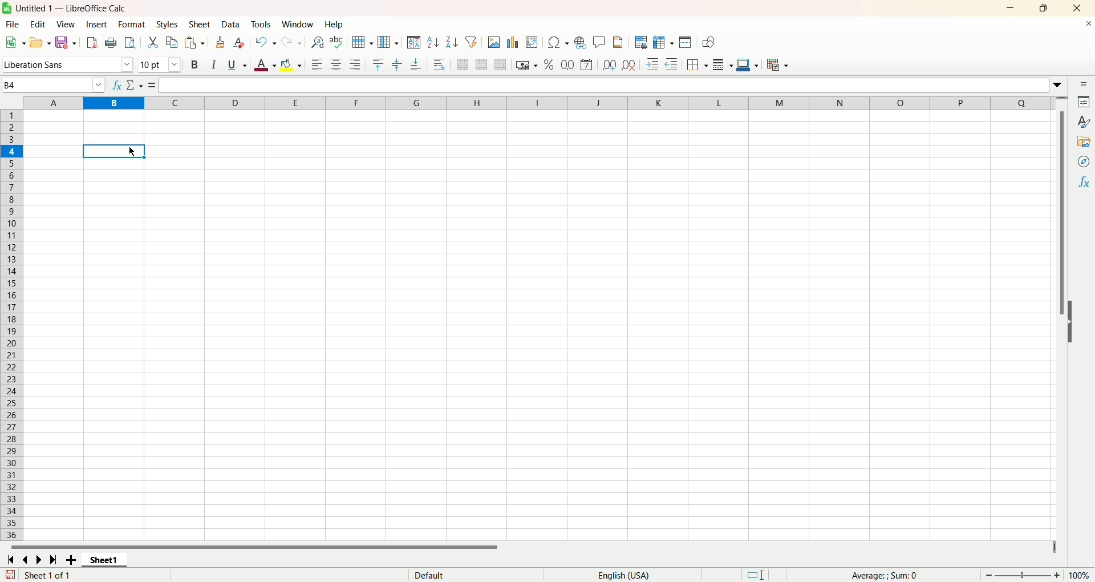 This screenshot has height=582, width=1095. What do you see at coordinates (13, 325) in the screenshot?
I see `row number` at bounding box center [13, 325].